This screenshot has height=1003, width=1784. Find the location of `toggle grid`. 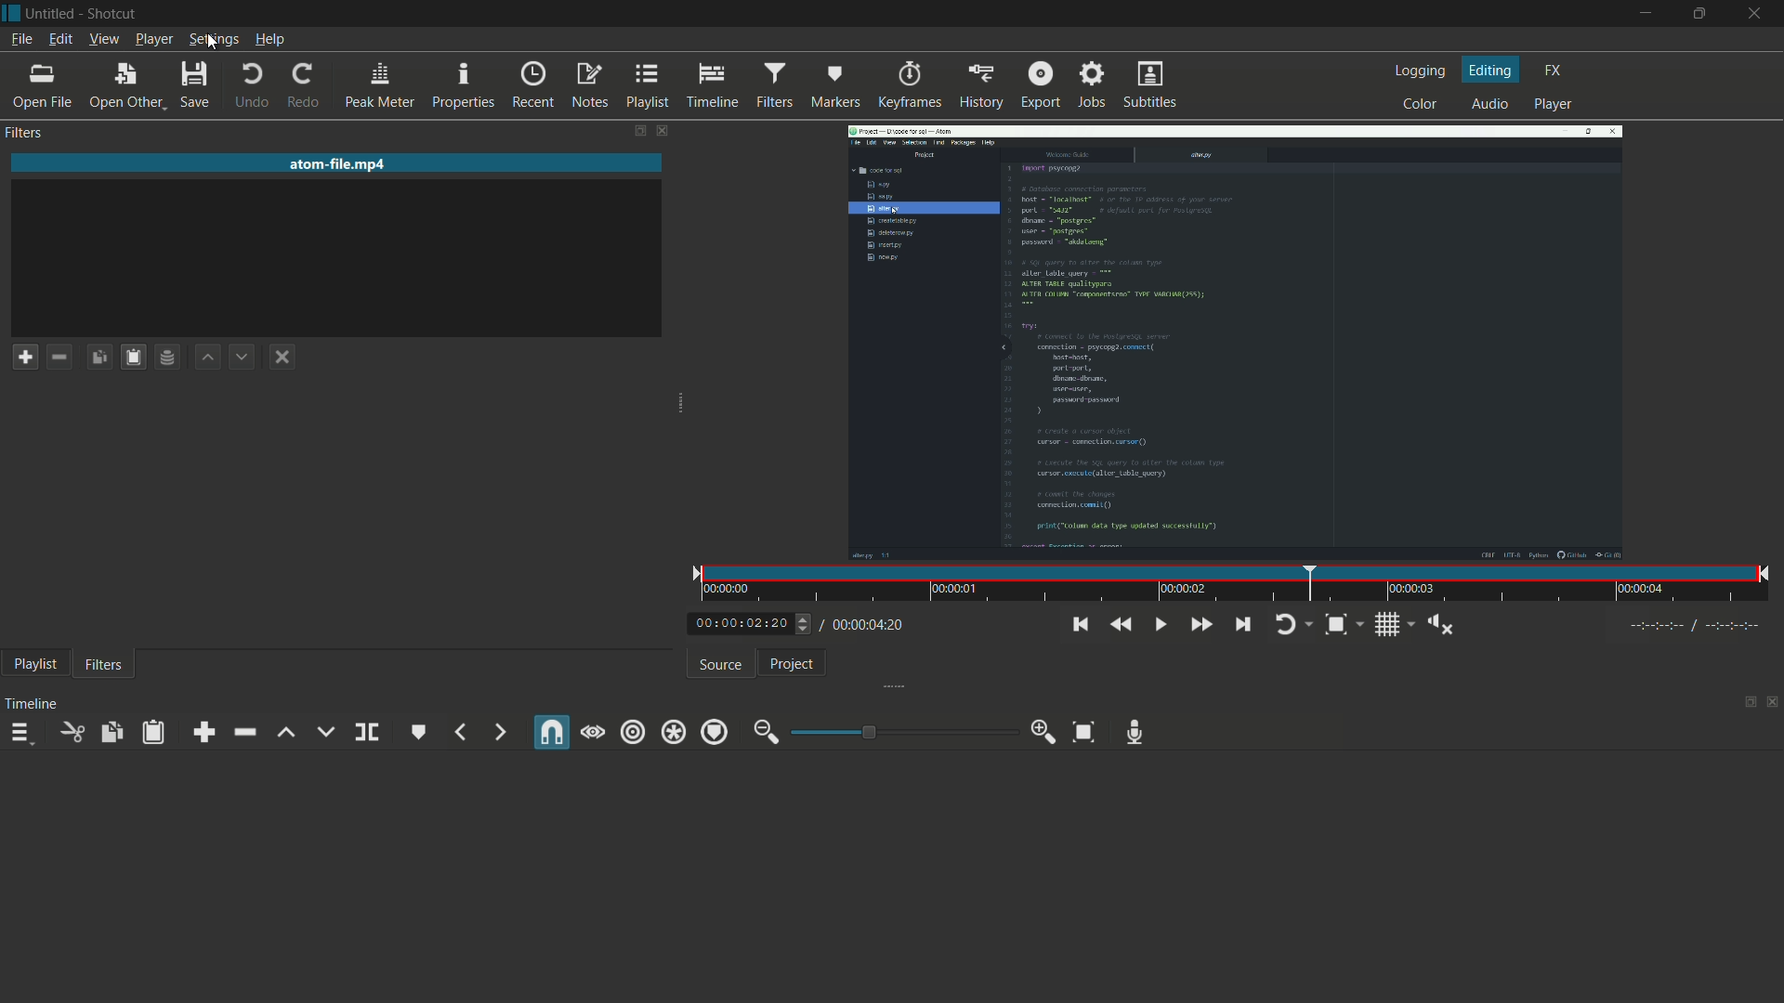

toggle grid is located at coordinates (1390, 624).